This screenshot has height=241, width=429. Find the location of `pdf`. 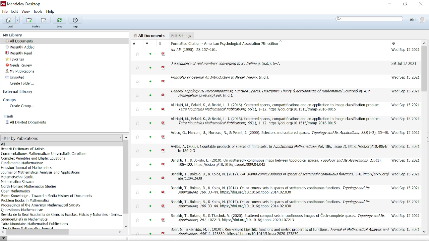

pdf is located at coordinates (164, 124).